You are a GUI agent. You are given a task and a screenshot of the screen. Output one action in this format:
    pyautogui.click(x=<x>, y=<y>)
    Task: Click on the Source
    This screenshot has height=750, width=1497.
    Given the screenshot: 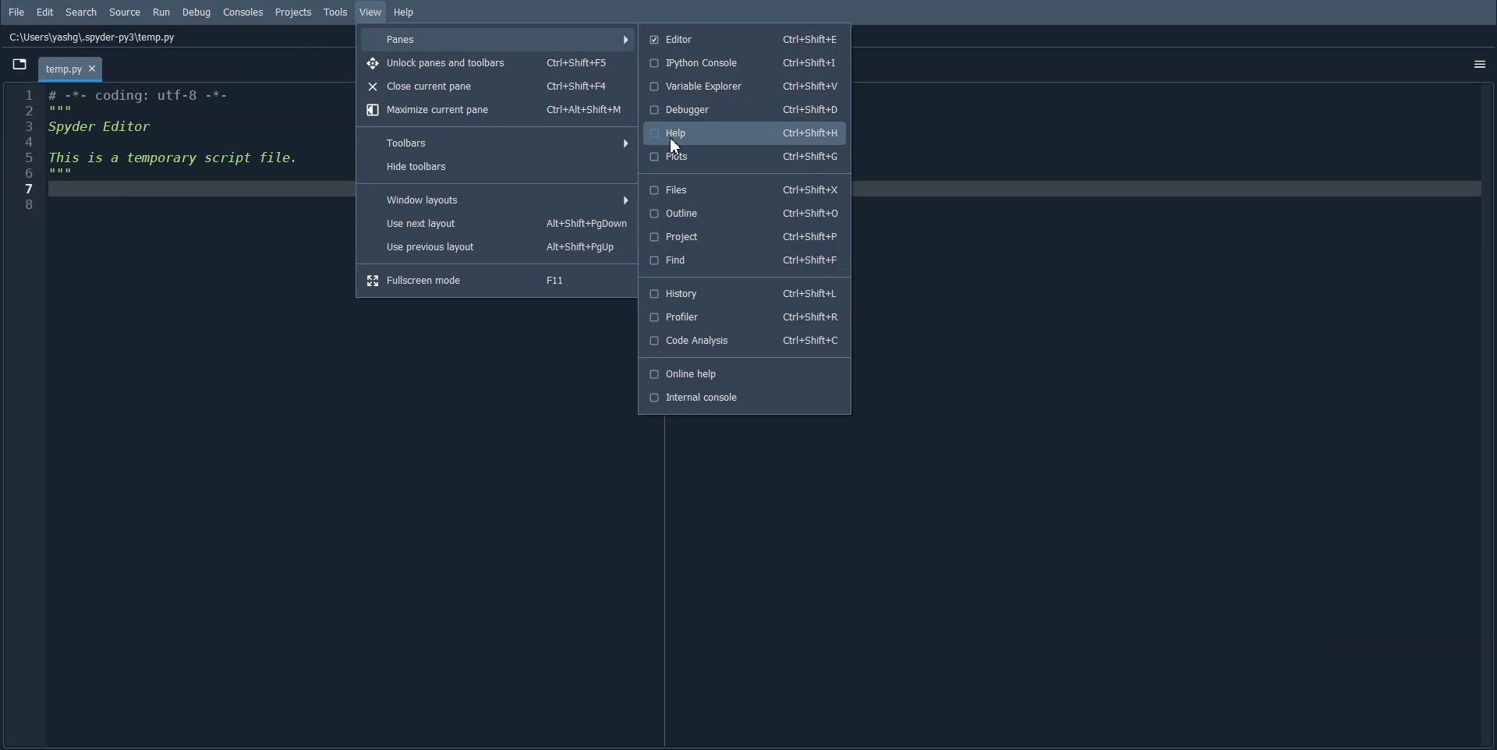 What is the action you would take?
    pyautogui.click(x=126, y=12)
    